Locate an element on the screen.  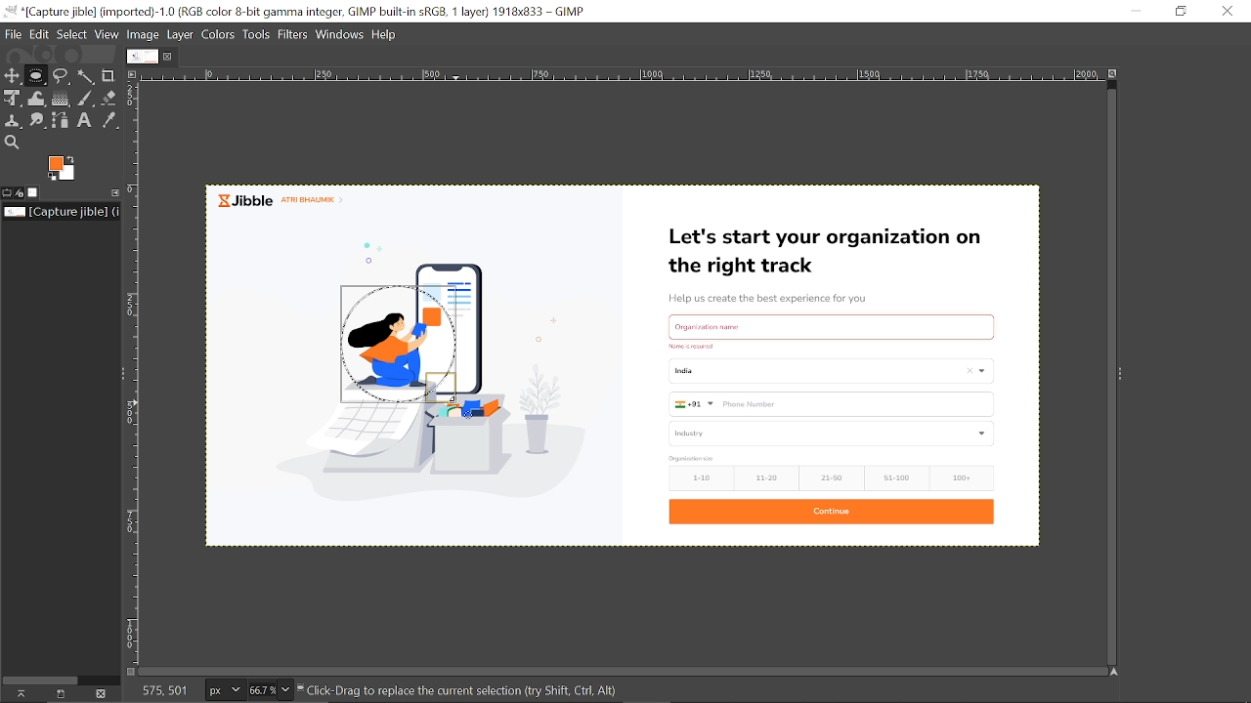
Eraser tool is located at coordinates (111, 98).